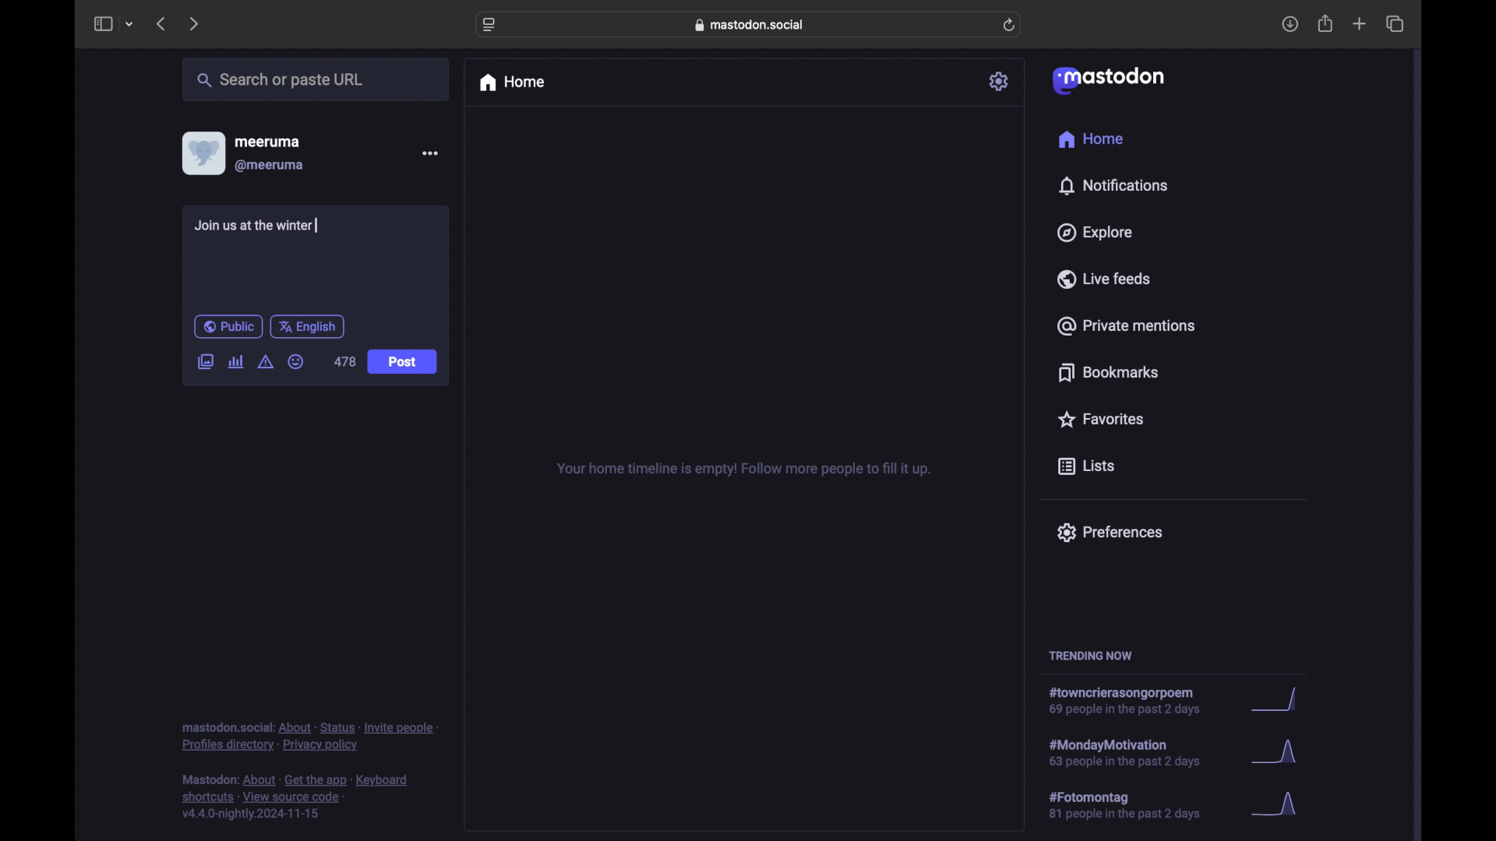  What do you see at coordinates (1133, 702) in the screenshot?
I see `hashtag trend` at bounding box center [1133, 702].